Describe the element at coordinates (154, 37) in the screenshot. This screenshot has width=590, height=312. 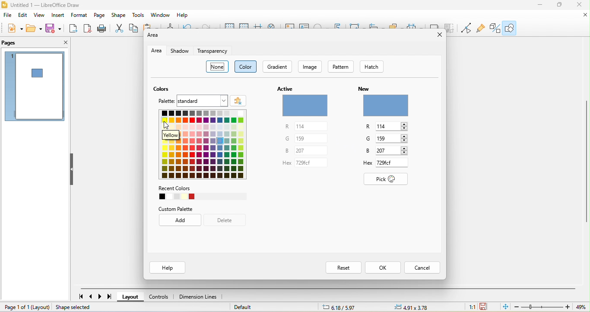
I see `area` at that location.